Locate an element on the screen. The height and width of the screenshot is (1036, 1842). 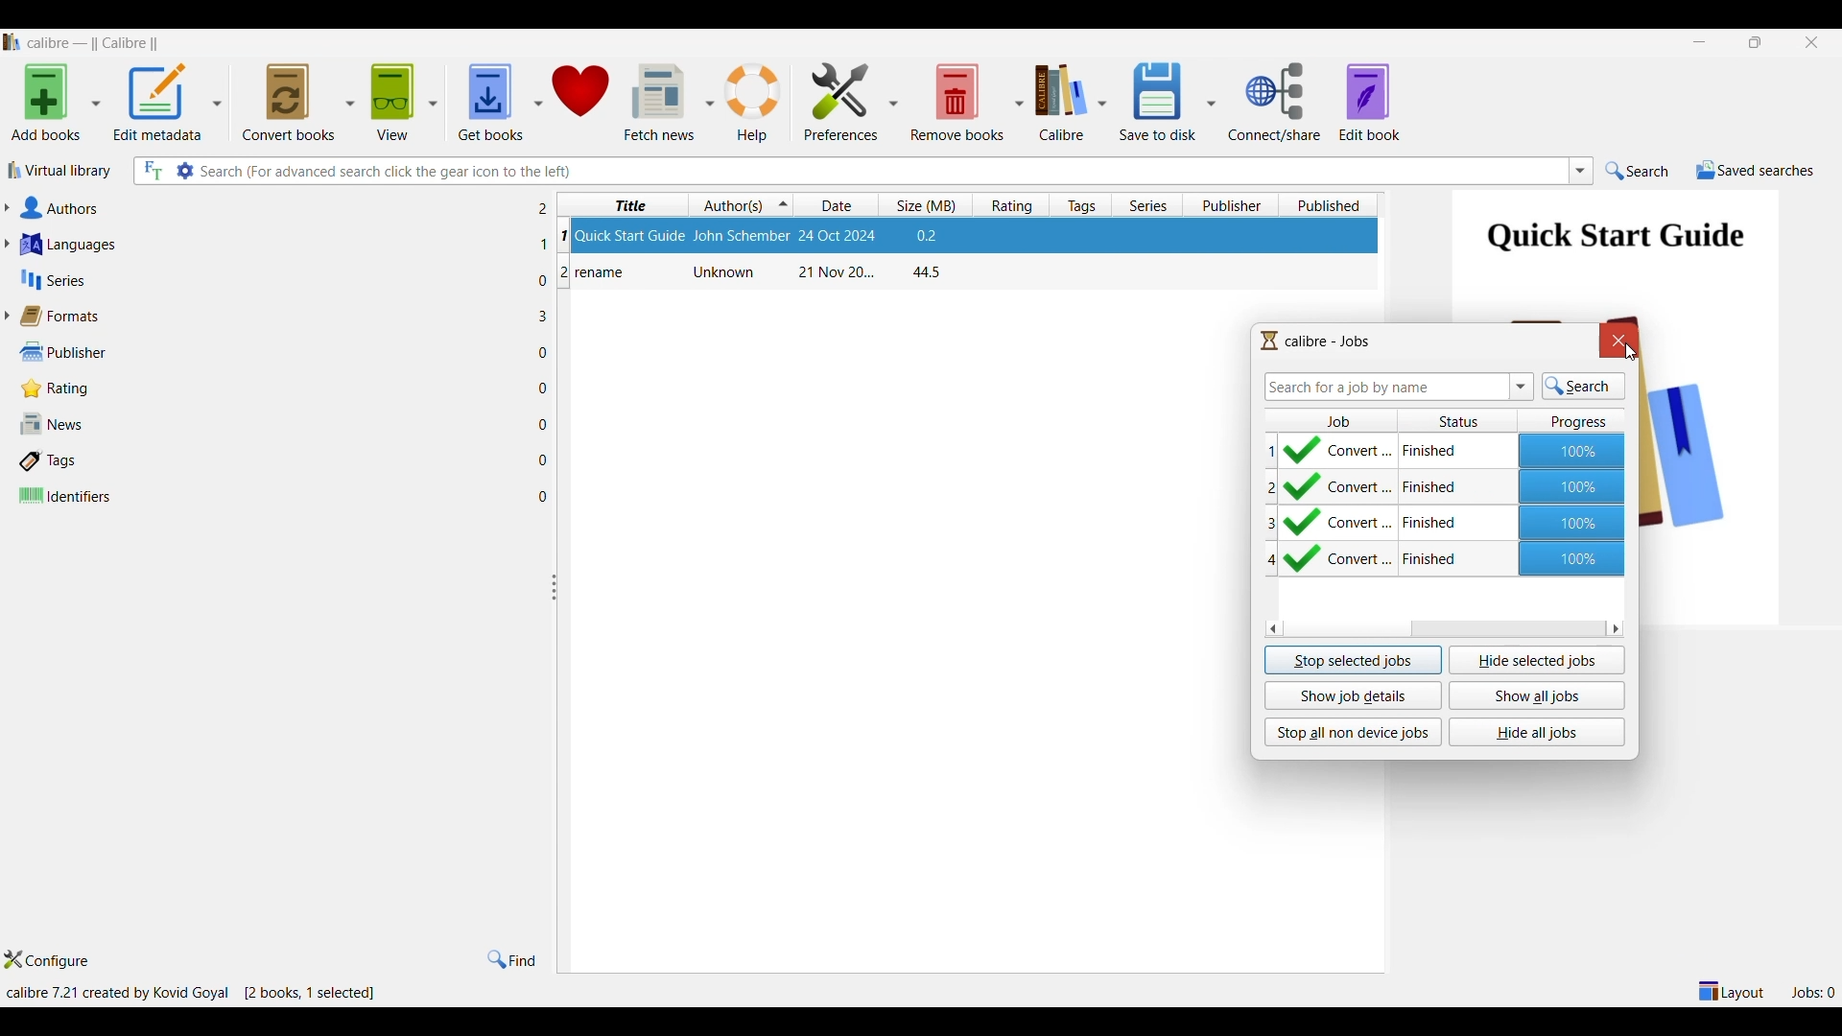
Authors is located at coordinates (270, 207).